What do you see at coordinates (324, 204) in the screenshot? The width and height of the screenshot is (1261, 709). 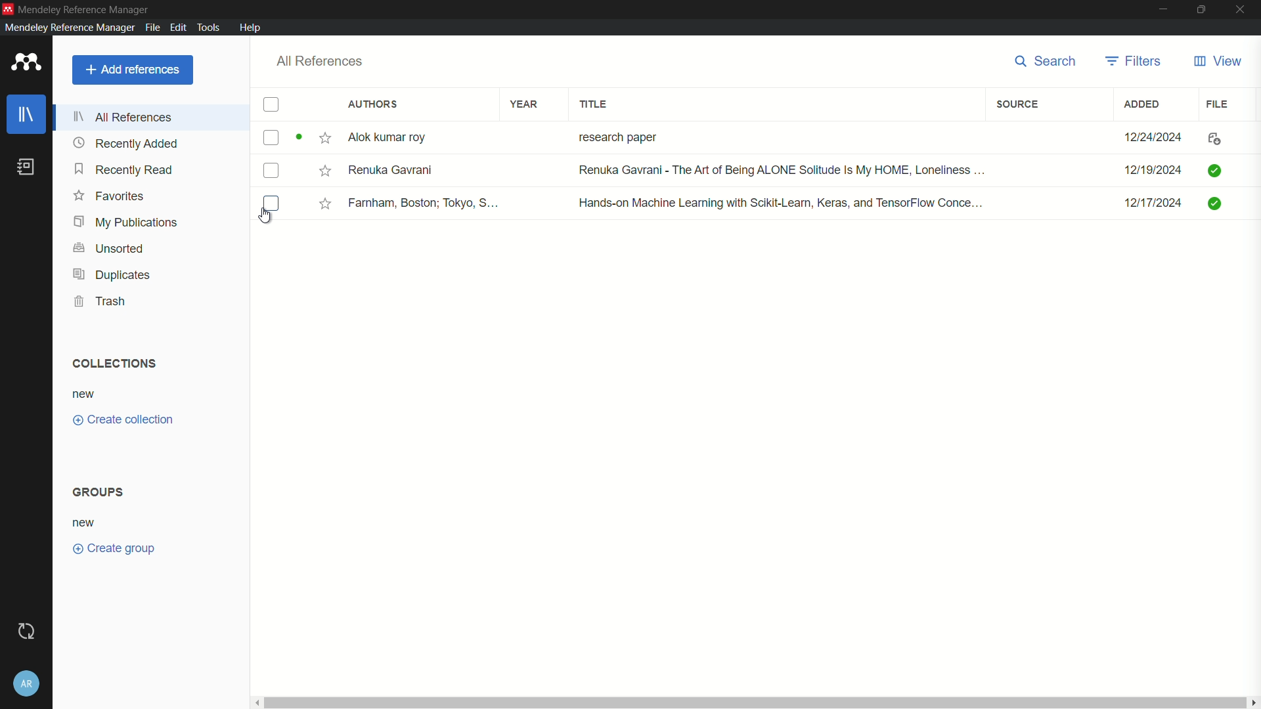 I see `Mark it star` at bounding box center [324, 204].